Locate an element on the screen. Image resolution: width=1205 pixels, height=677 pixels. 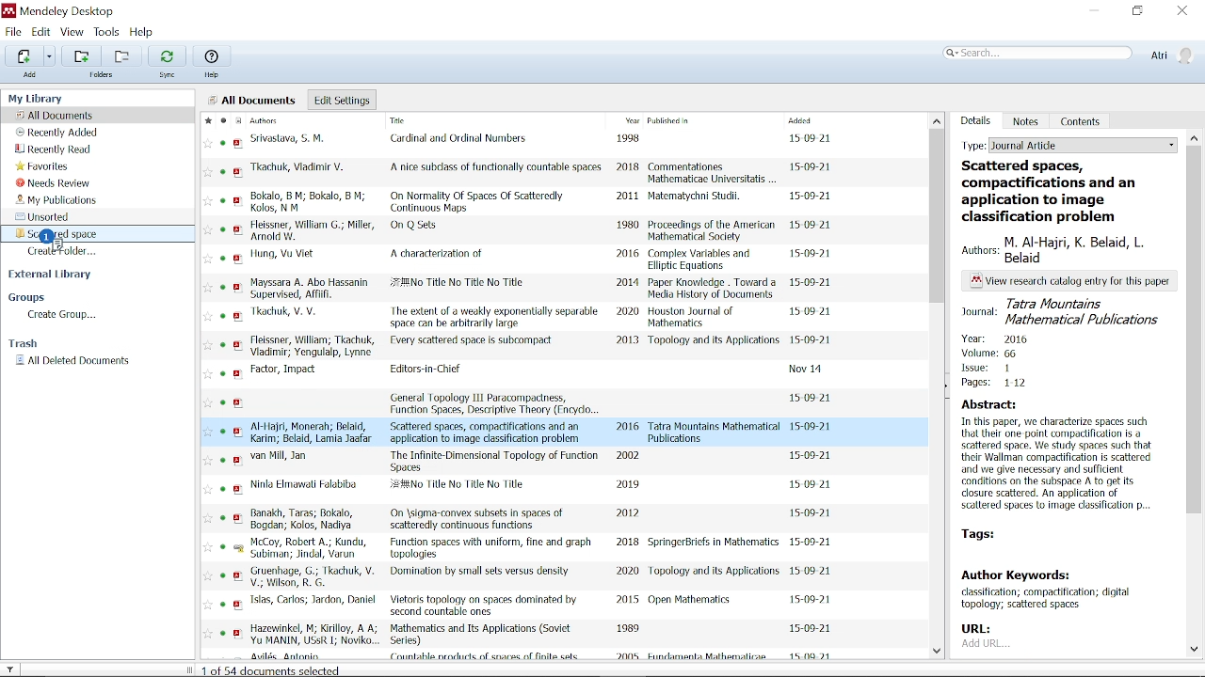
PDF is located at coordinates (238, 392).